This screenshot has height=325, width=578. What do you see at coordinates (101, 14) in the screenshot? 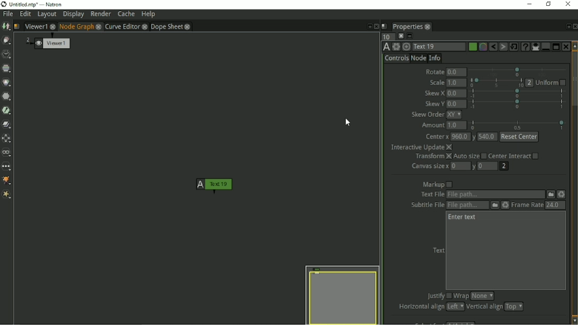
I see `Render` at bounding box center [101, 14].